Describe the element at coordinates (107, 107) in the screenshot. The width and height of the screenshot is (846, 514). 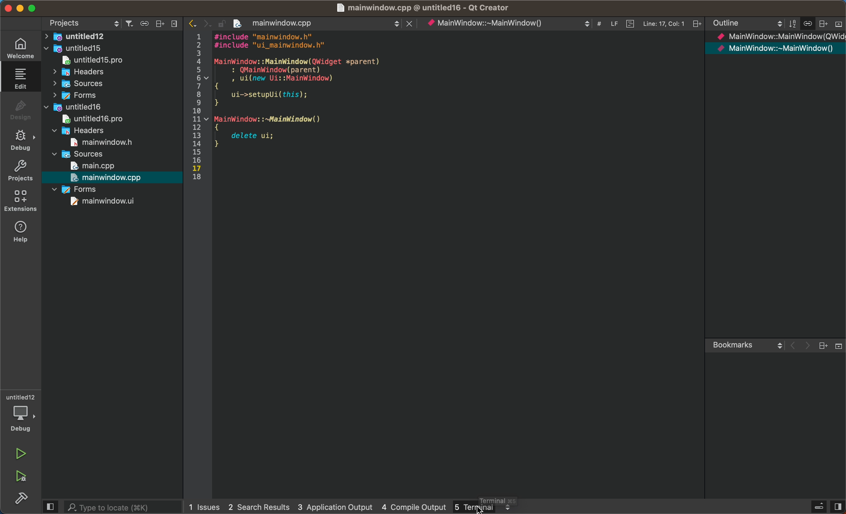
I see `file and folder` at that location.